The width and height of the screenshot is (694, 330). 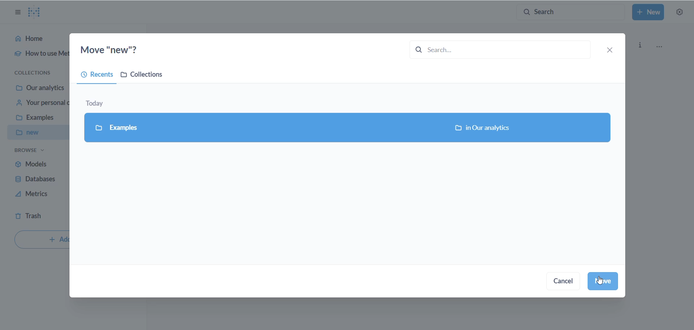 I want to click on COLLECTIONS, so click(x=145, y=76).